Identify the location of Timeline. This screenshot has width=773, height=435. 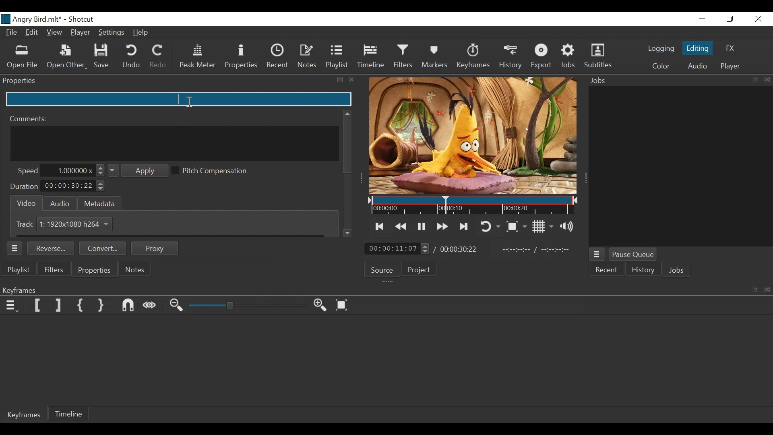
(371, 58).